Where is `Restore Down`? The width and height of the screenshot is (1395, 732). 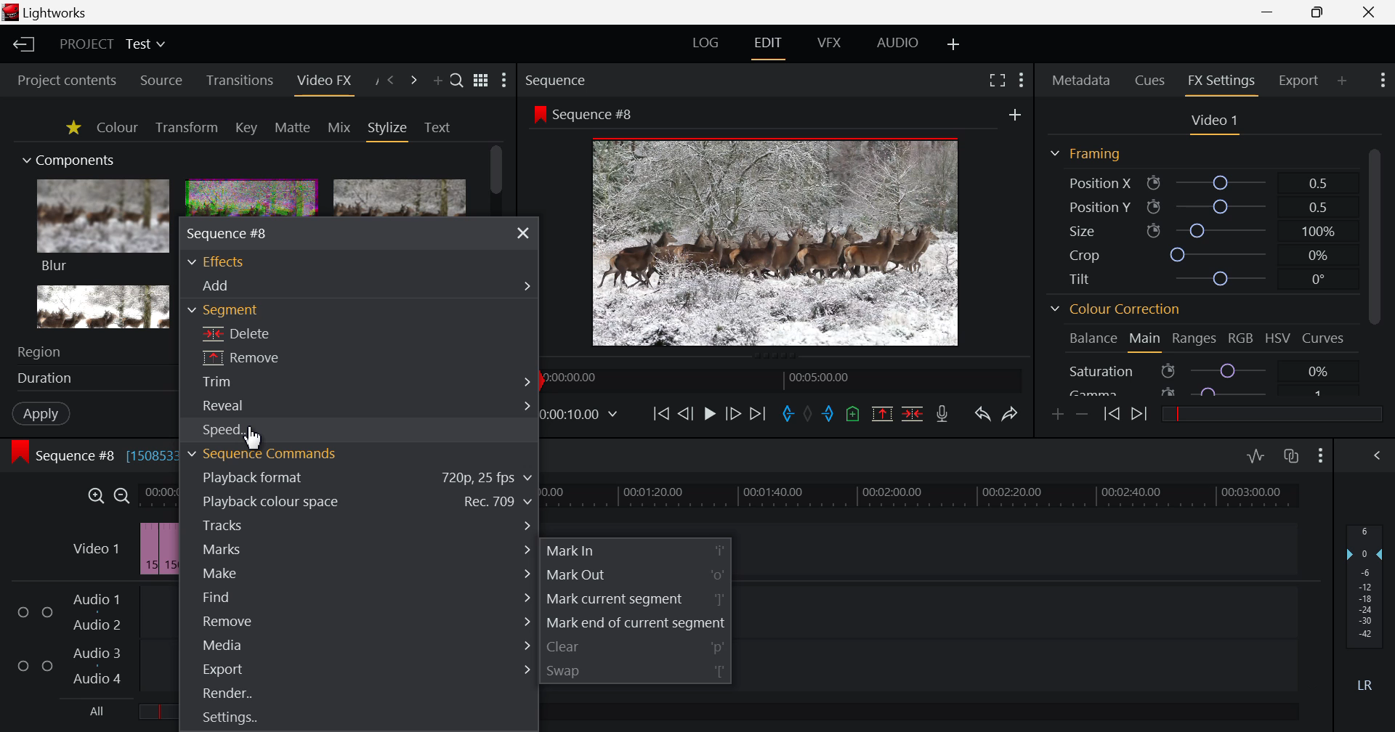
Restore Down is located at coordinates (1269, 12).